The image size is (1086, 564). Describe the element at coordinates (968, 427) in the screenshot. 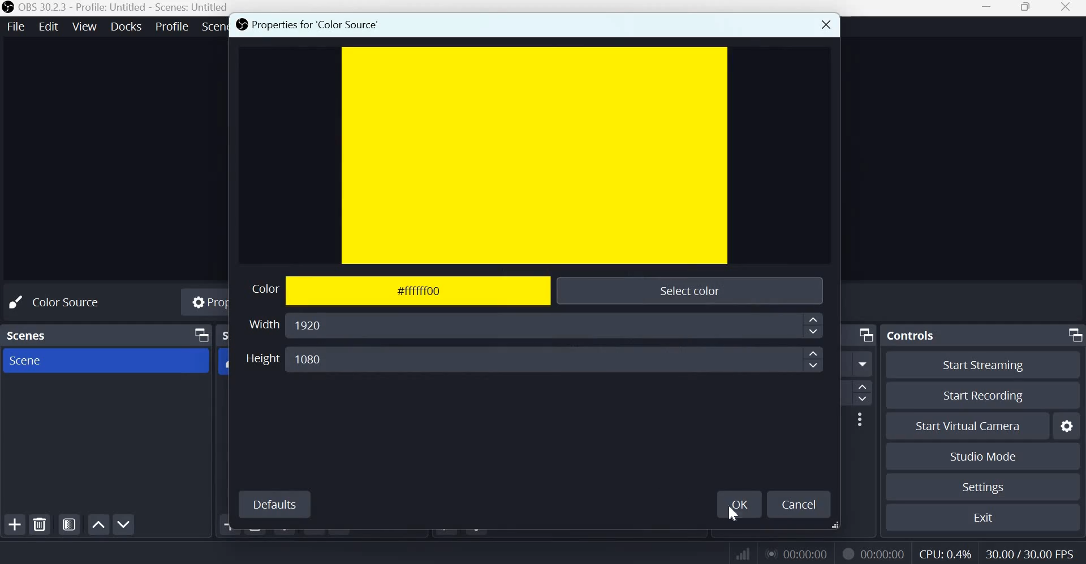

I see `Start Virual Camera` at that location.